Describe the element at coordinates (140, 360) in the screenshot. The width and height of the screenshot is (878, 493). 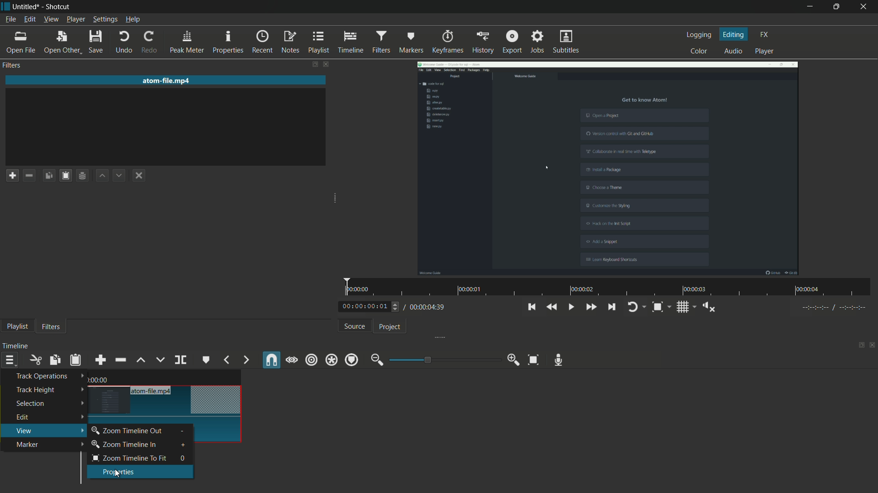
I see `lift` at that location.